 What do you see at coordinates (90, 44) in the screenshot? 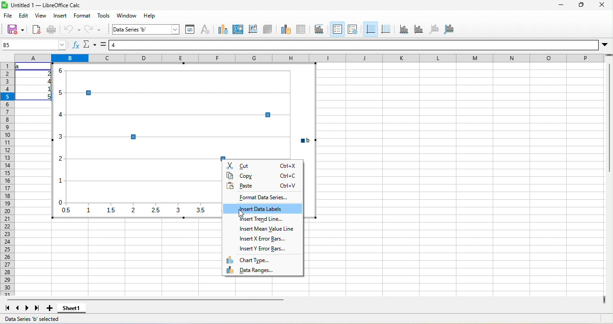
I see `select function` at bounding box center [90, 44].